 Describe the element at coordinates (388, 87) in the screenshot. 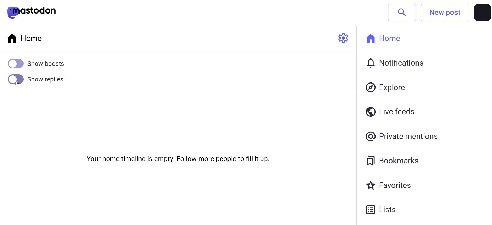

I see `explore` at that location.